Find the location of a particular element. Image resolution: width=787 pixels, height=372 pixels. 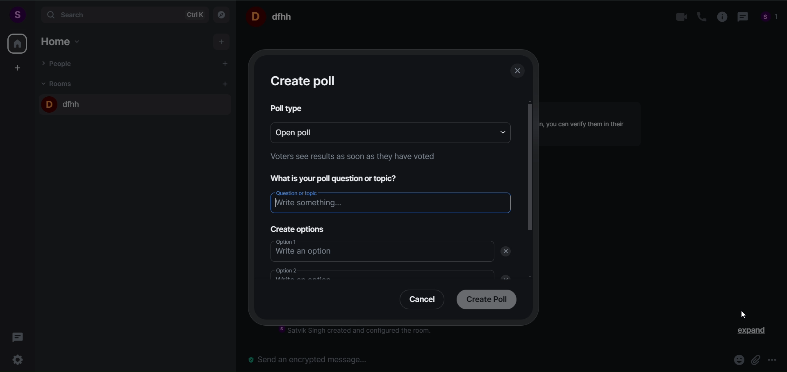

create space is located at coordinates (18, 68).